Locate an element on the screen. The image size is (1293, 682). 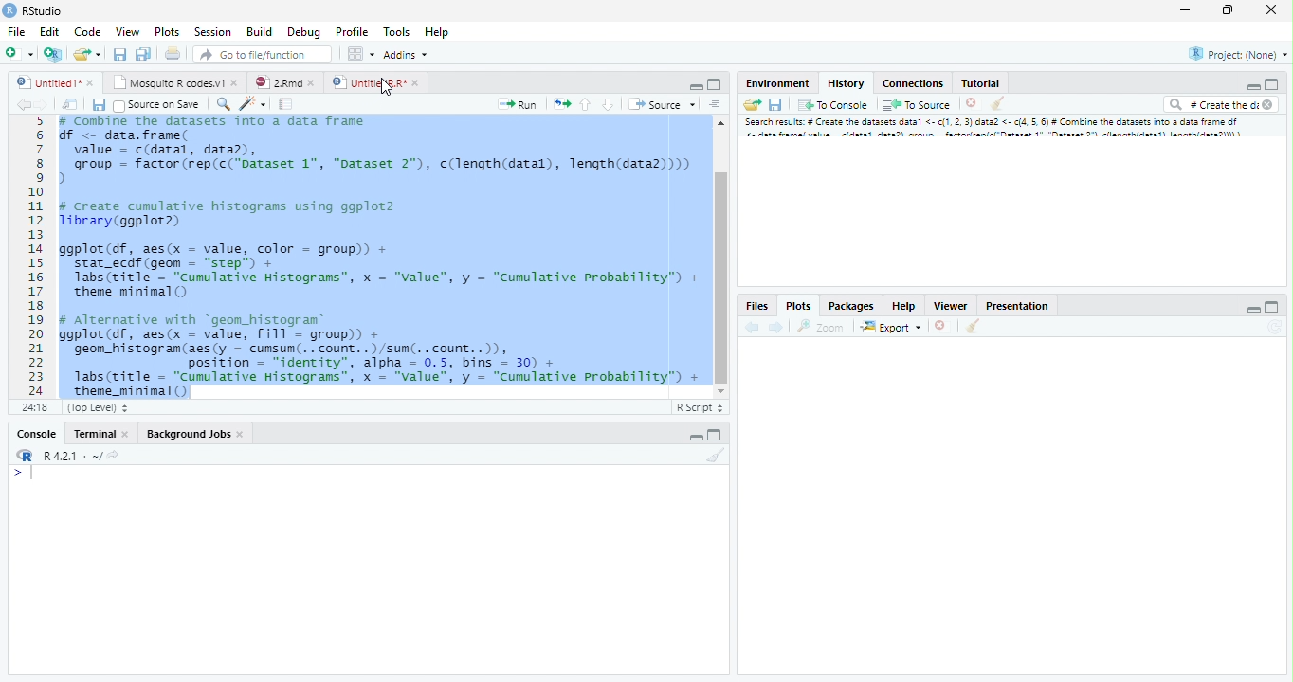
Zoom is located at coordinates (223, 106).